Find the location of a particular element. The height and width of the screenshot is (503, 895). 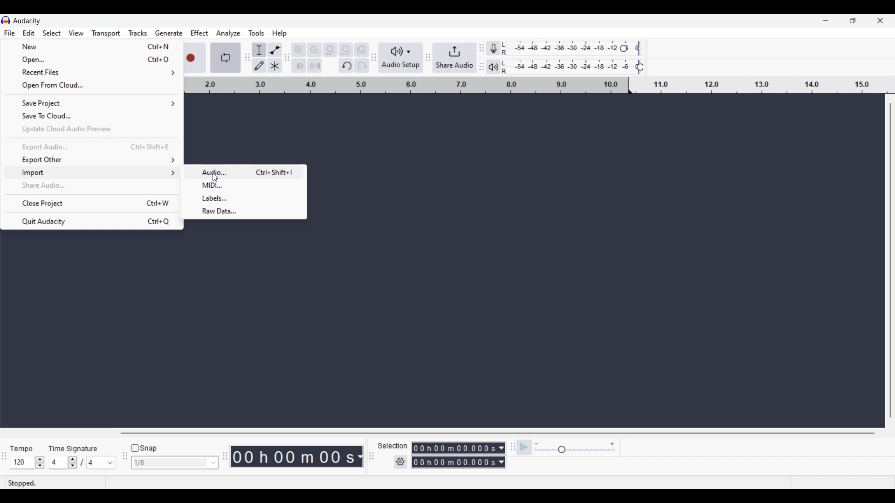

Raw data is located at coordinates (245, 212).